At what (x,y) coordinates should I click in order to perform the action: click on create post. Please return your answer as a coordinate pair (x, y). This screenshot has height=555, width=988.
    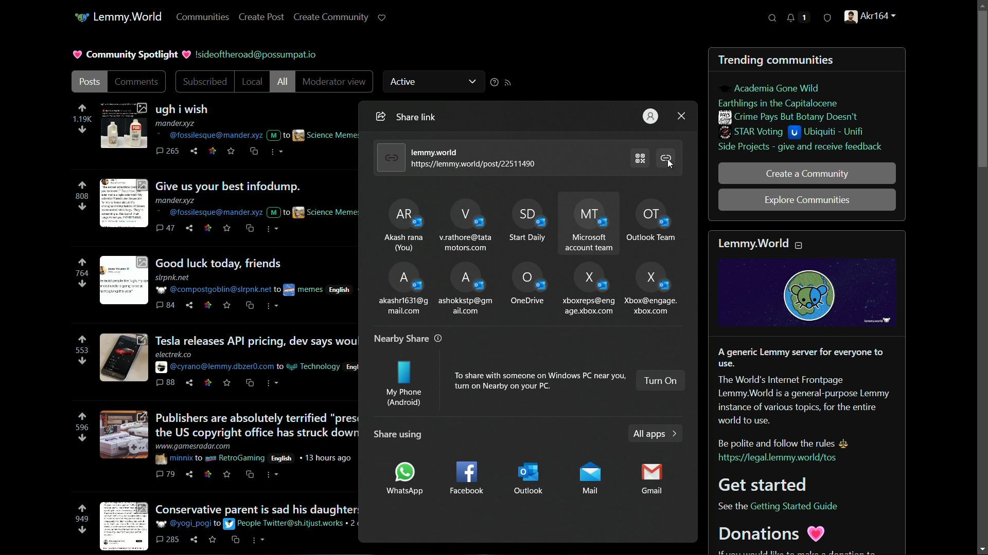
    Looking at the image, I should click on (263, 16).